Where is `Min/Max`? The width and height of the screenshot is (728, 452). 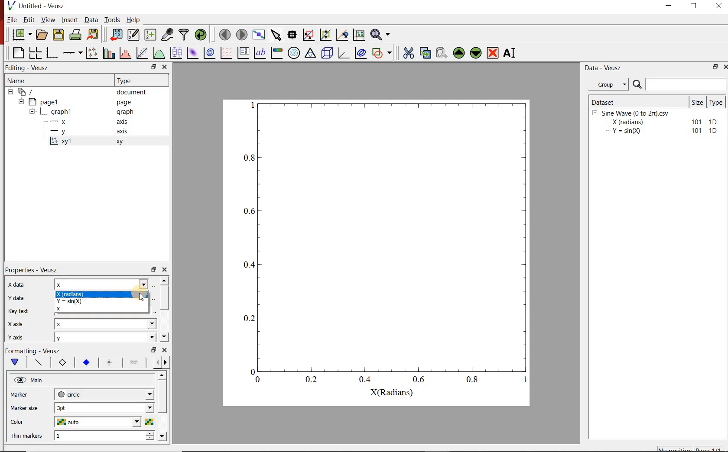
Min/Max is located at coordinates (154, 268).